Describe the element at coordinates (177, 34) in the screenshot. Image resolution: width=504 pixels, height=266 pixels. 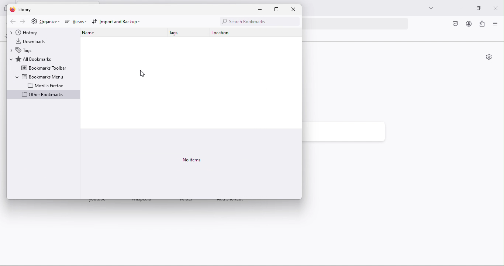
I see `tags` at that location.